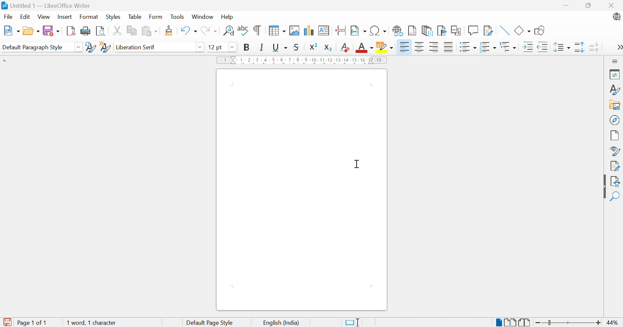  Describe the element at coordinates (64, 17) in the screenshot. I see `Insert` at that location.